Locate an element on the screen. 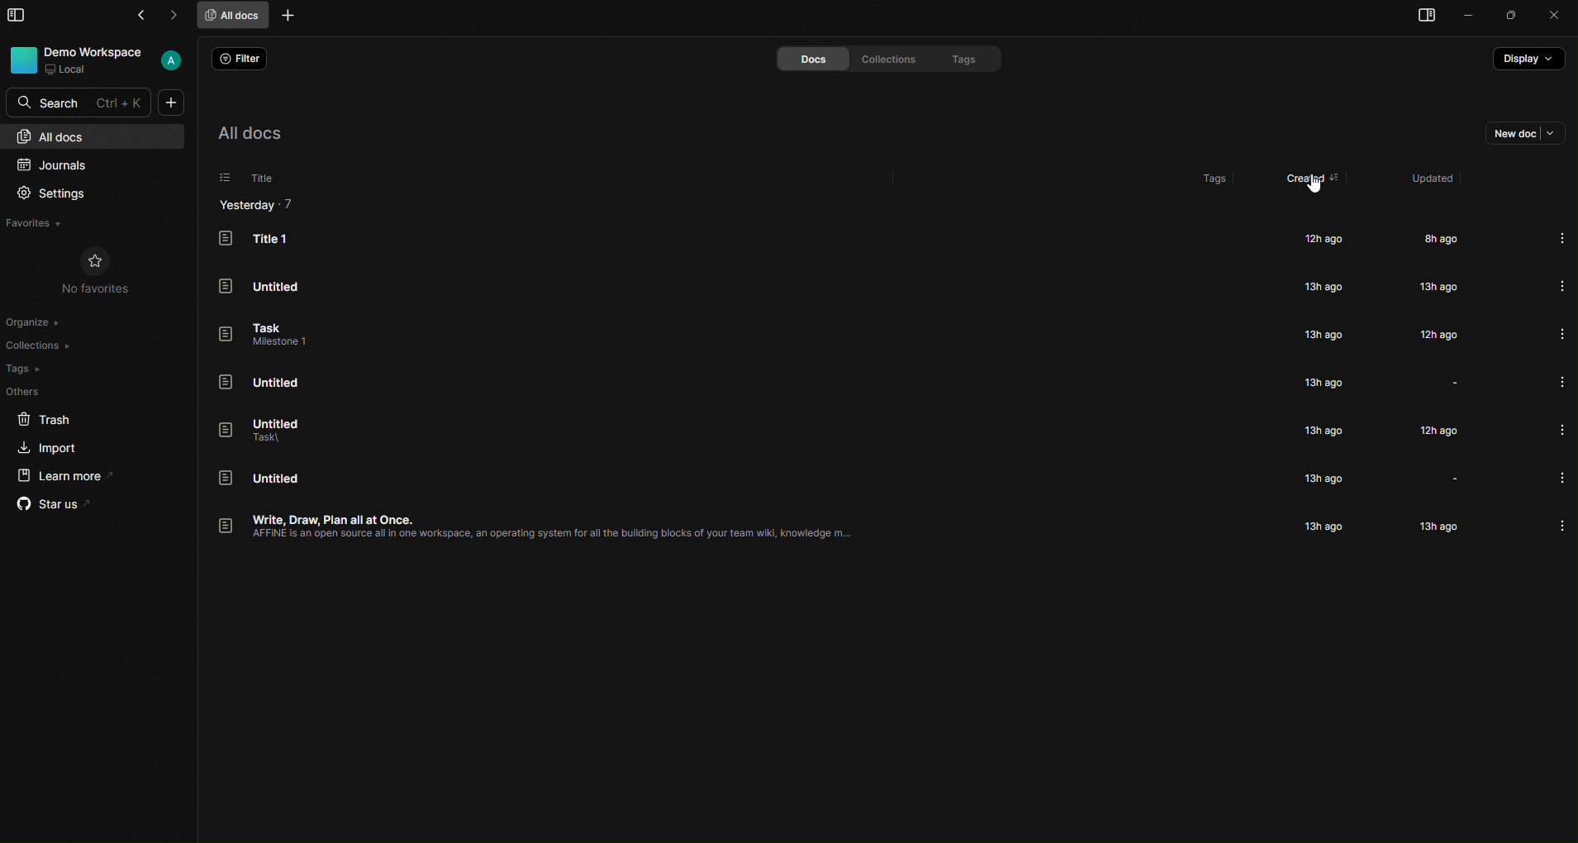 The height and width of the screenshot is (843, 1578). 13h ago is located at coordinates (1437, 286).